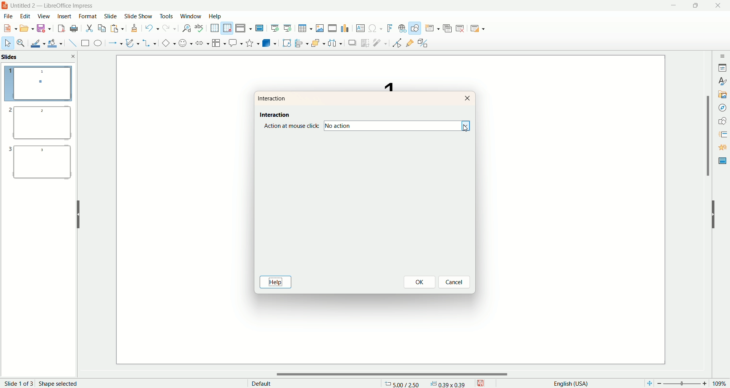 The width and height of the screenshot is (730, 388). What do you see at coordinates (722, 67) in the screenshot?
I see `properties` at bounding box center [722, 67].